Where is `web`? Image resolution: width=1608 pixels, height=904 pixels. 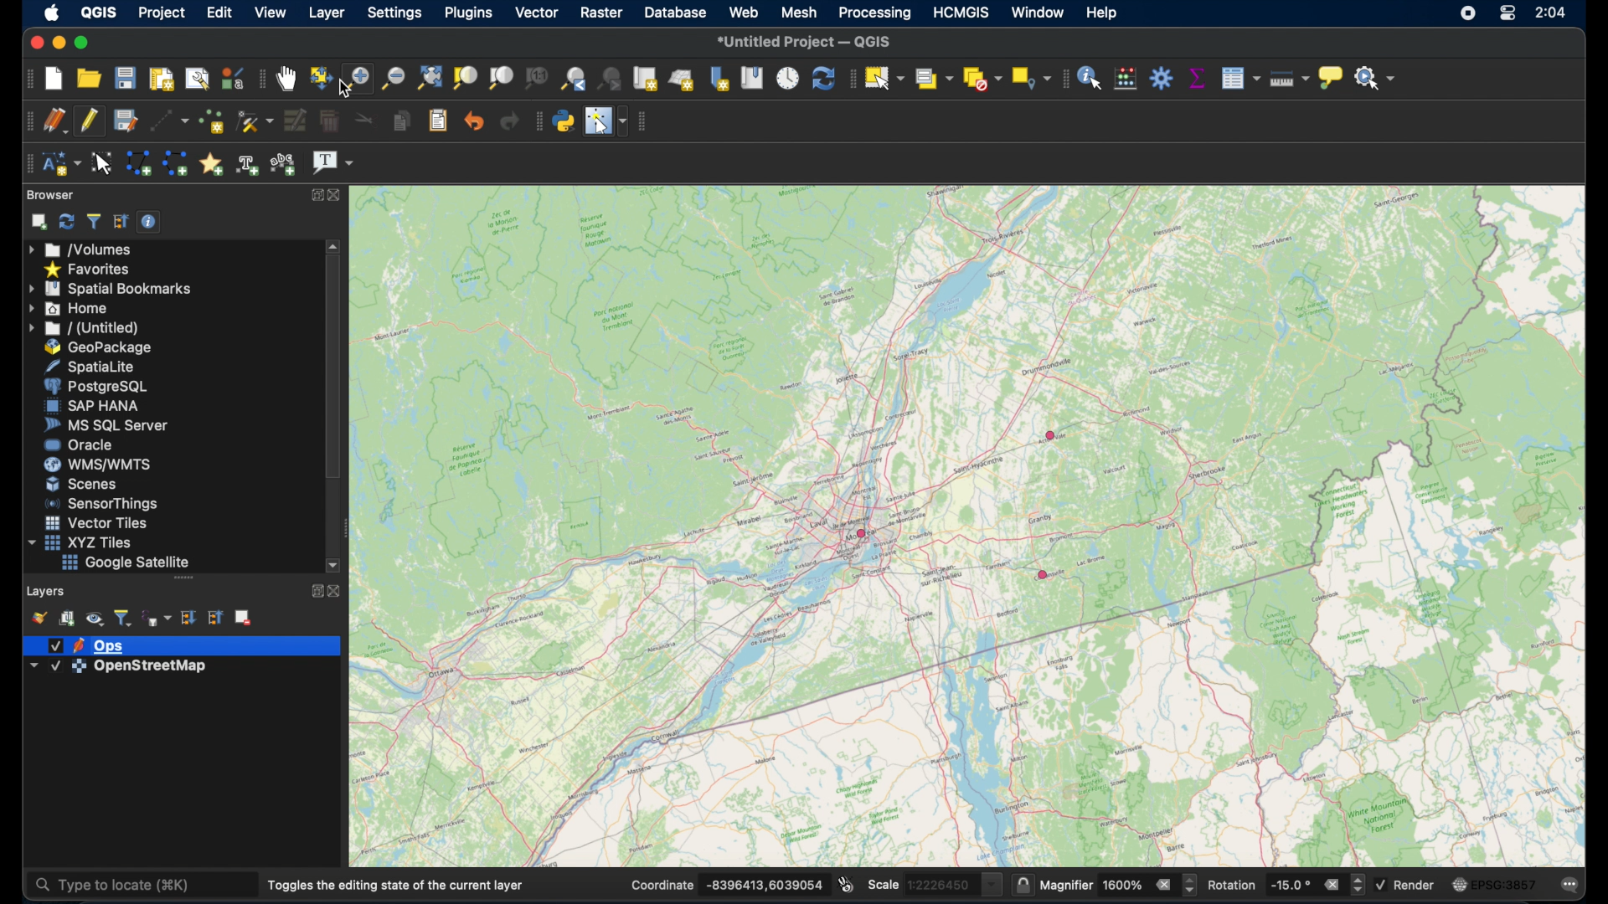 web is located at coordinates (745, 13).